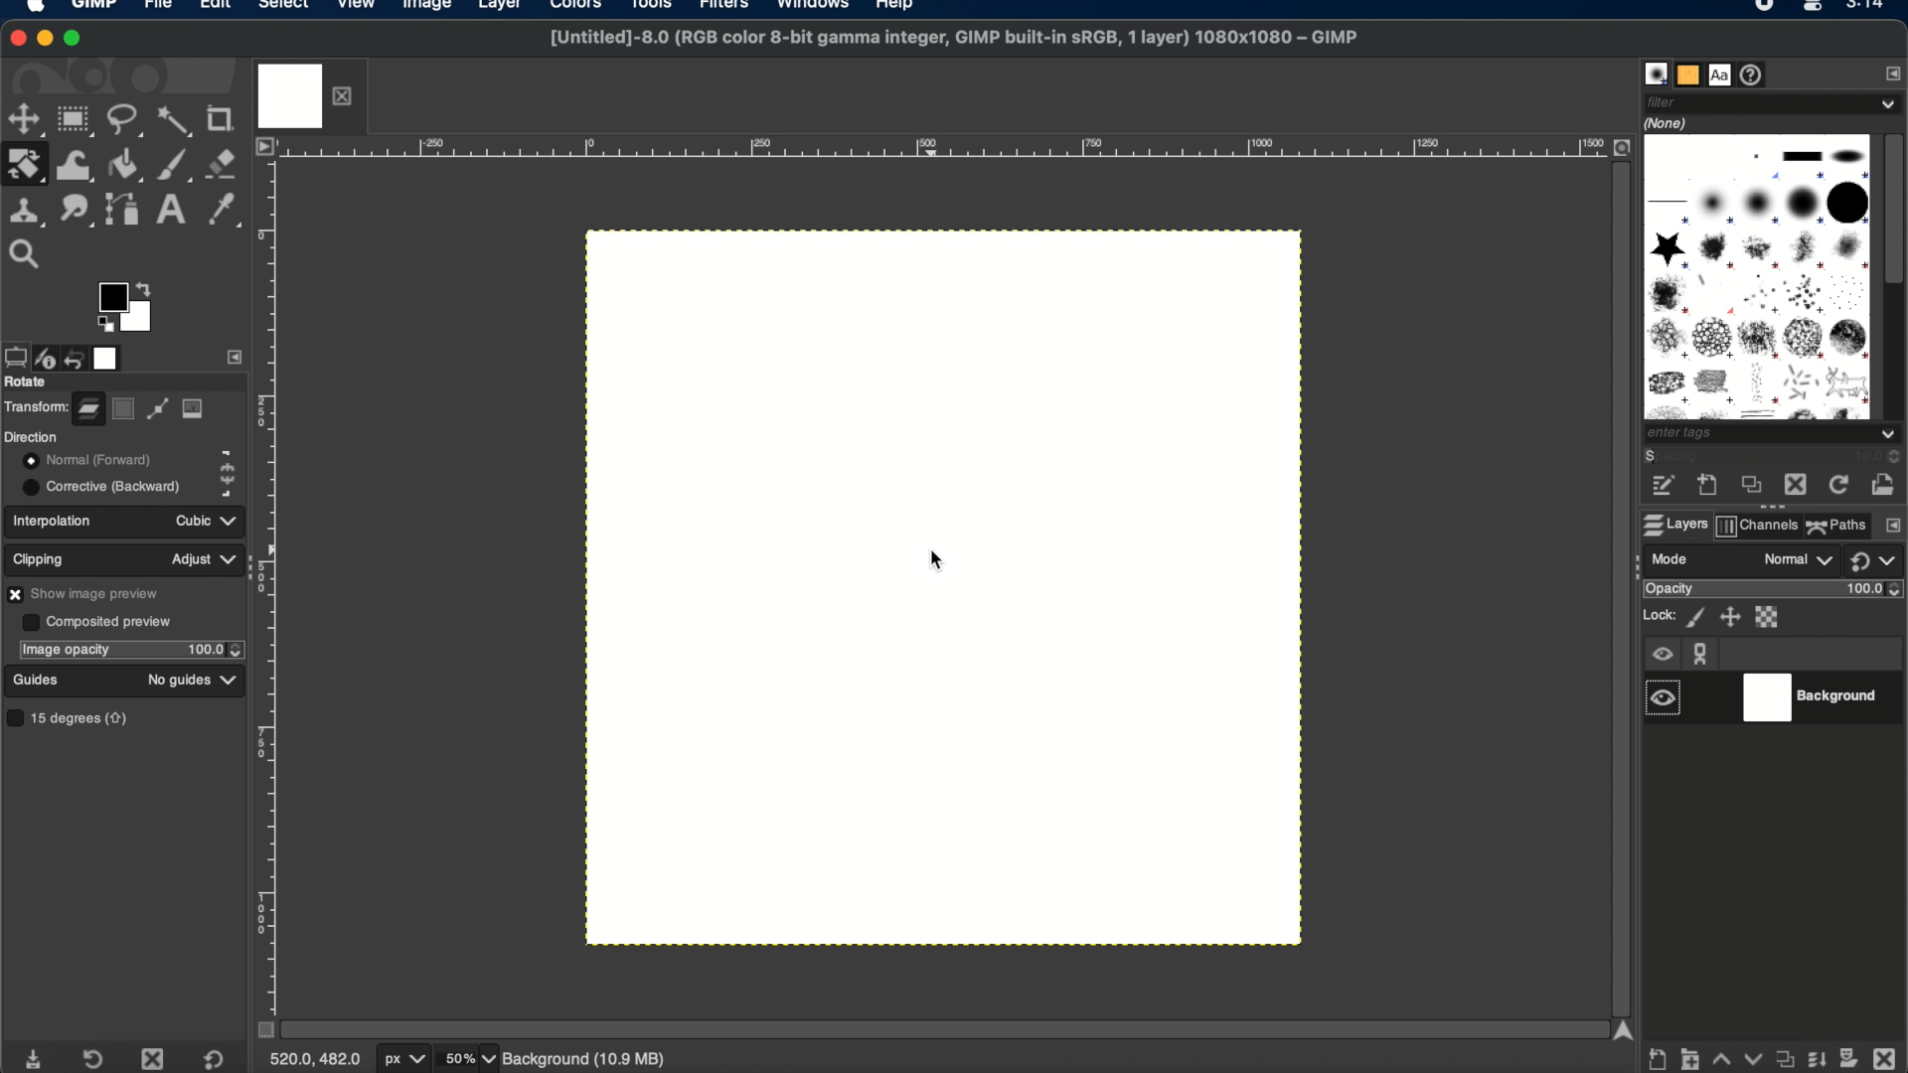  Describe the element at coordinates (26, 209) in the screenshot. I see `clone tool` at that location.